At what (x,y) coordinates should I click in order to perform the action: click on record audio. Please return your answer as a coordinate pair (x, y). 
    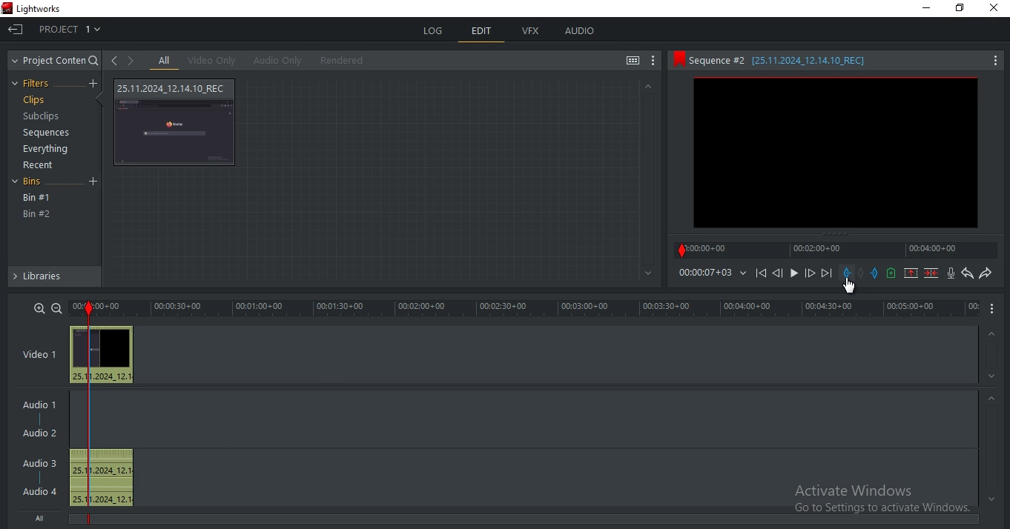
    Looking at the image, I should click on (951, 273).